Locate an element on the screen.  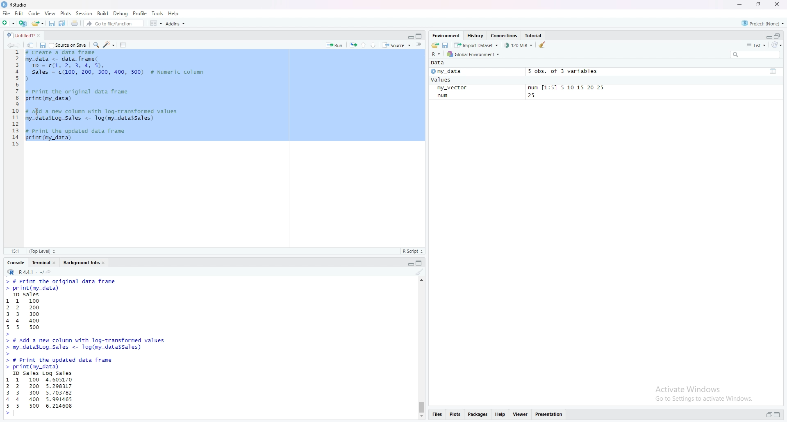
Import dataset is located at coordinates (478, 45).